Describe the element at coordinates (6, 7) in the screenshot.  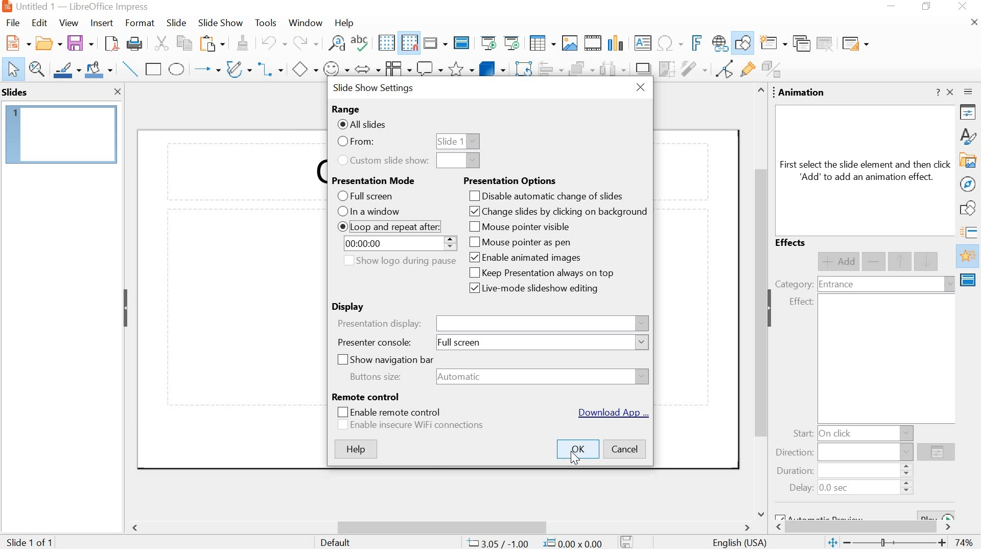
I see `app icon` at that location.